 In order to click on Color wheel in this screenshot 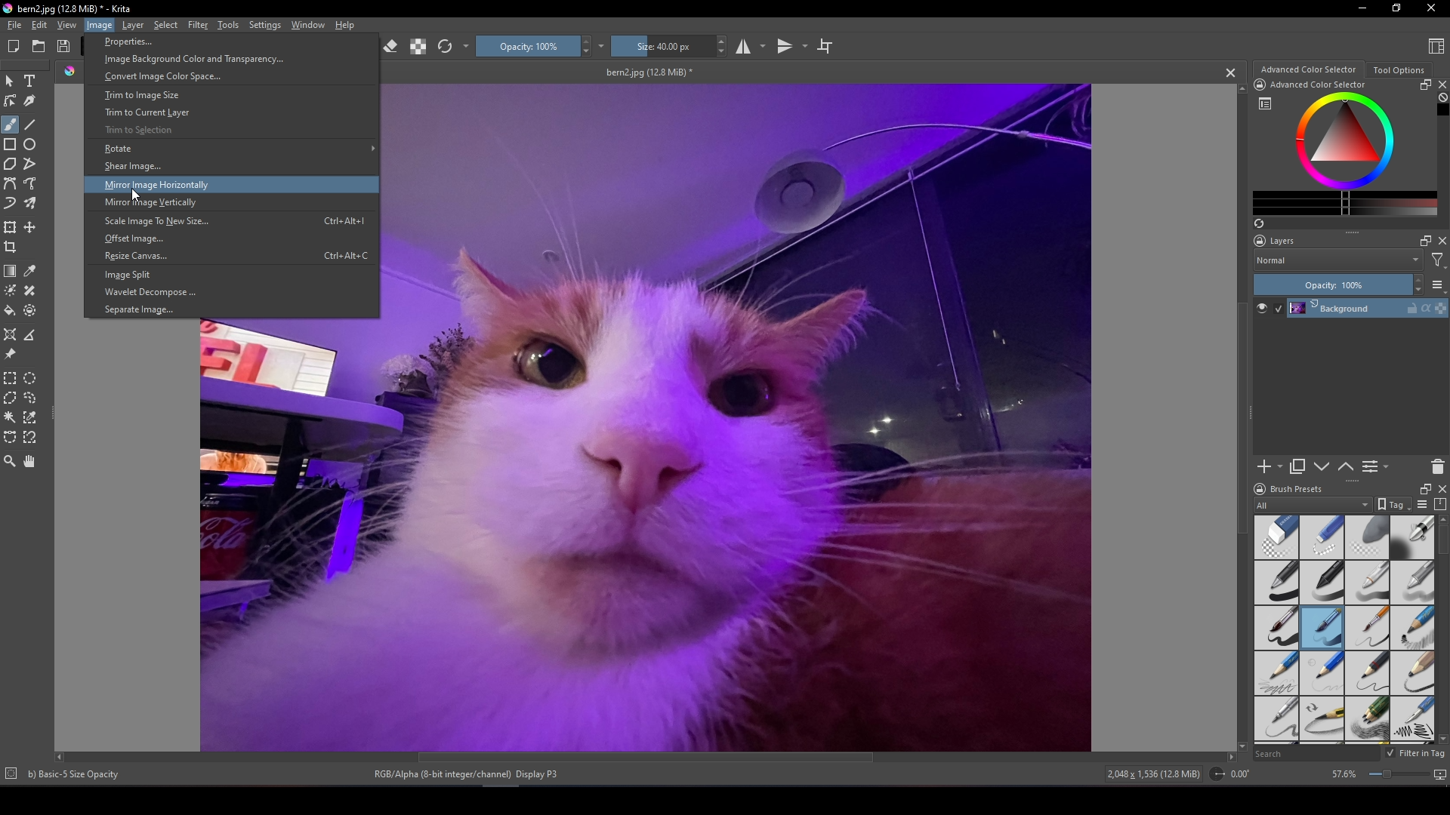, I will do `click(1344, 140)`.